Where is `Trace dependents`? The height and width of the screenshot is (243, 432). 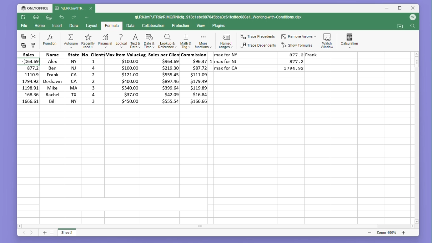 Trace dependents is located at coordinates (259, 46).